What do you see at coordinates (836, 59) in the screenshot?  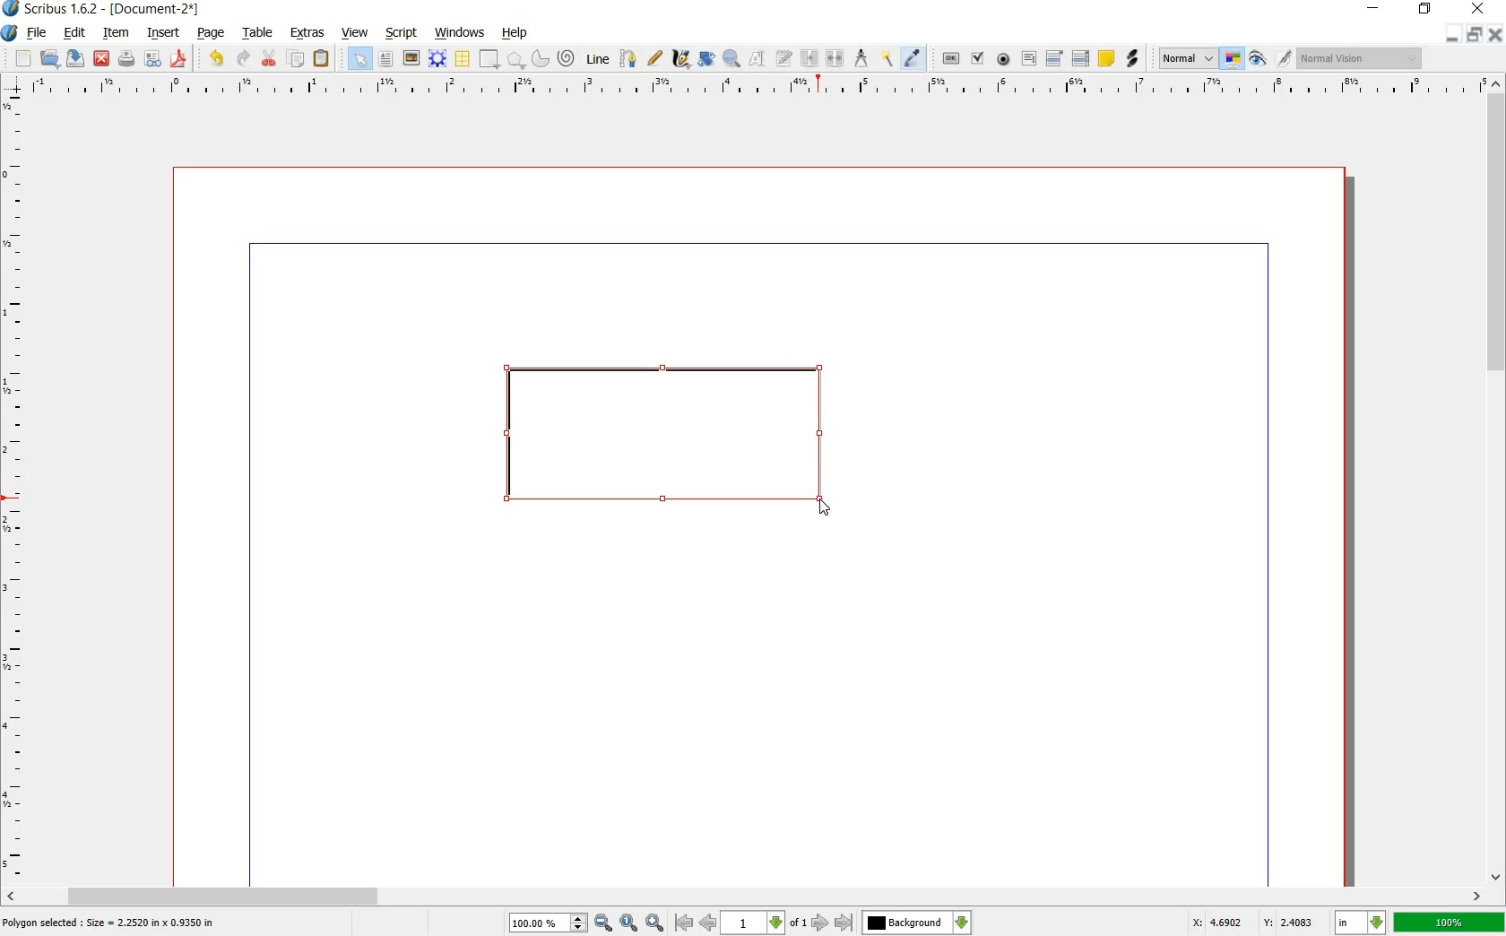 I see `UNLINK TEXT FRAME` at bounding box center [836, 59].